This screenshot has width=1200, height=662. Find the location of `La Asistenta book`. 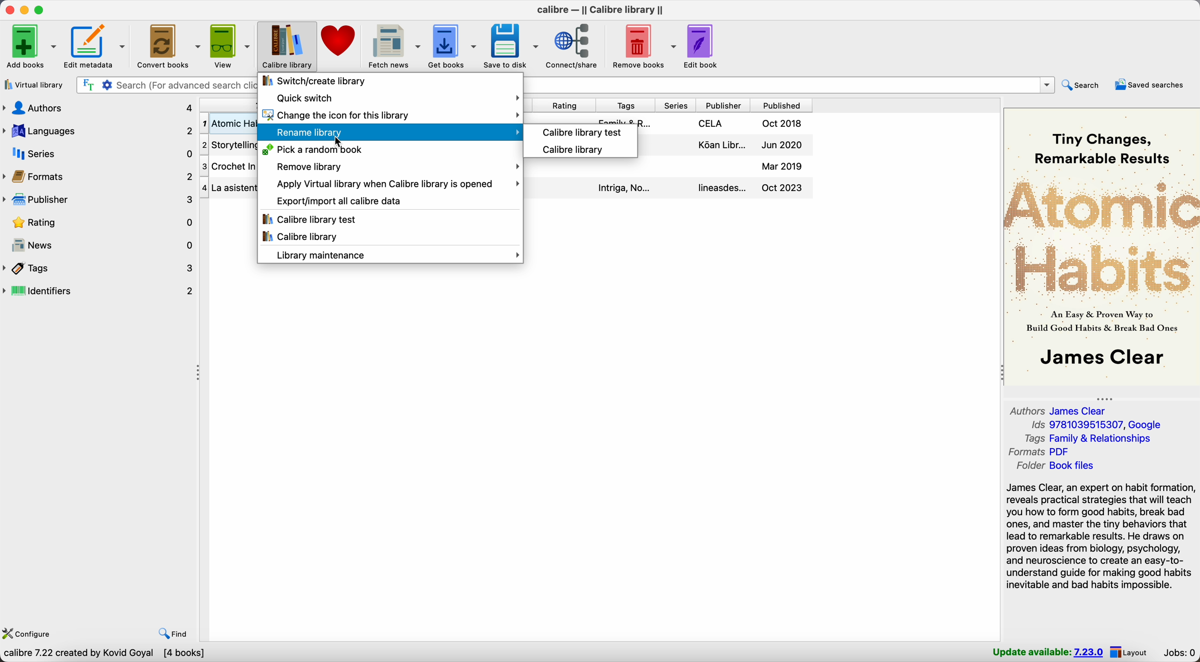

La Asistenta book is located at coordinates (229, 188).